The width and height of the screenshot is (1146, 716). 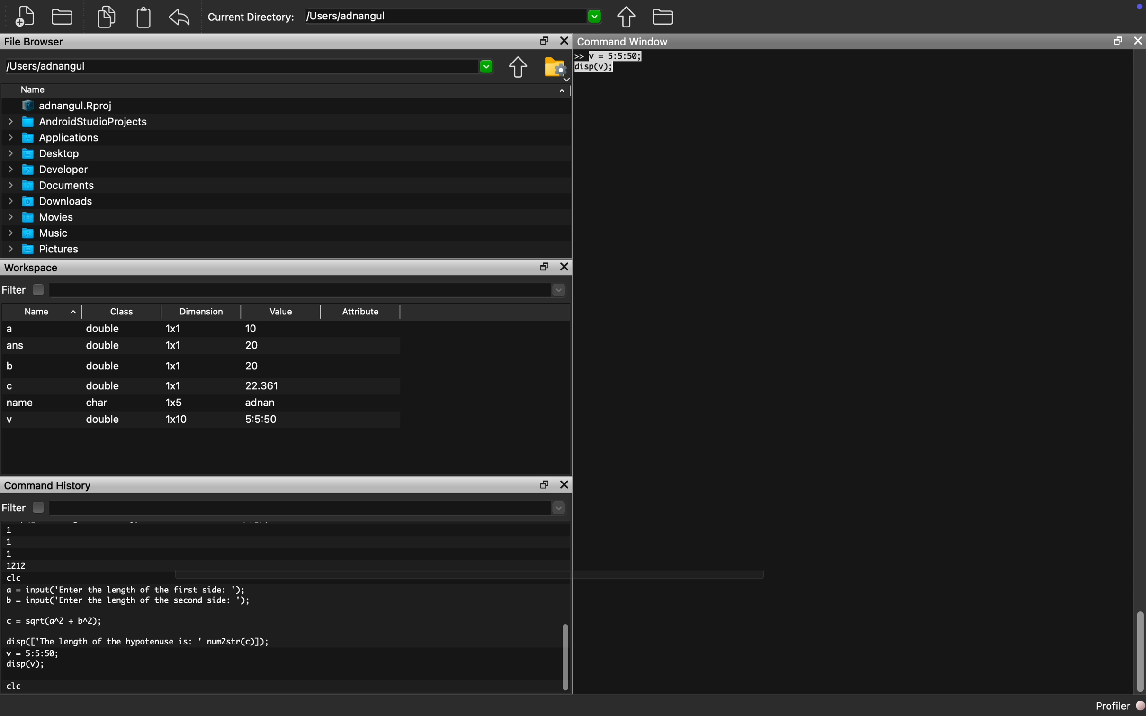 What do you see at coordinates (664, 17) in the screenshot?
I see `Folder` at bounding box center [664, 17].